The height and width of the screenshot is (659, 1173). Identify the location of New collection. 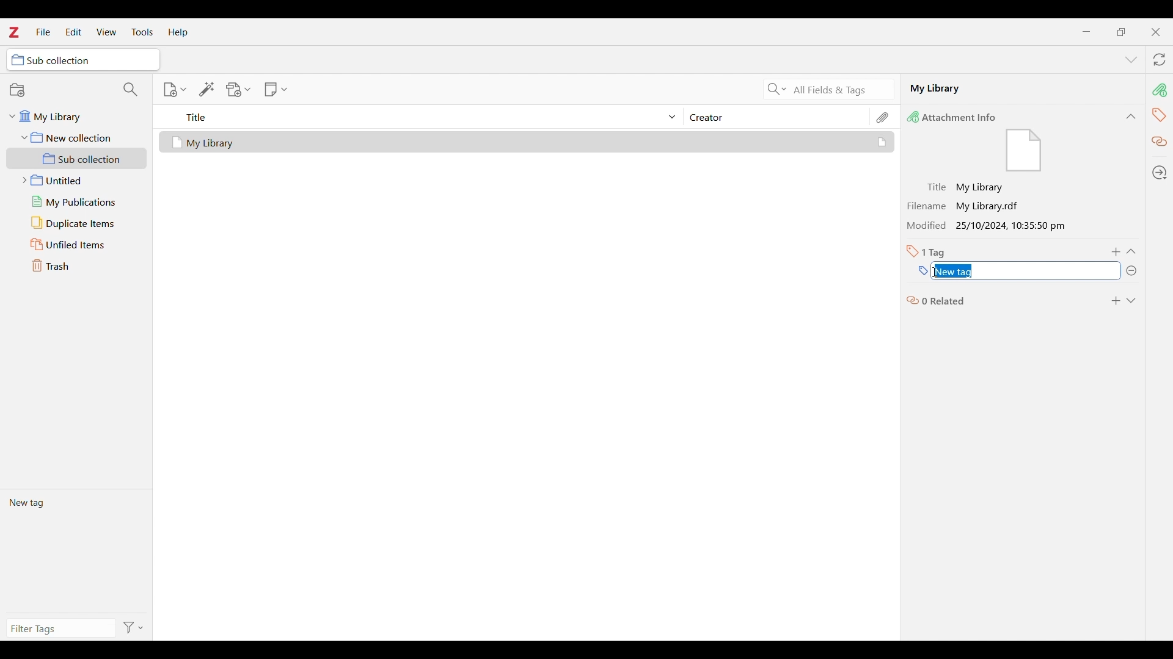
(17, 90).